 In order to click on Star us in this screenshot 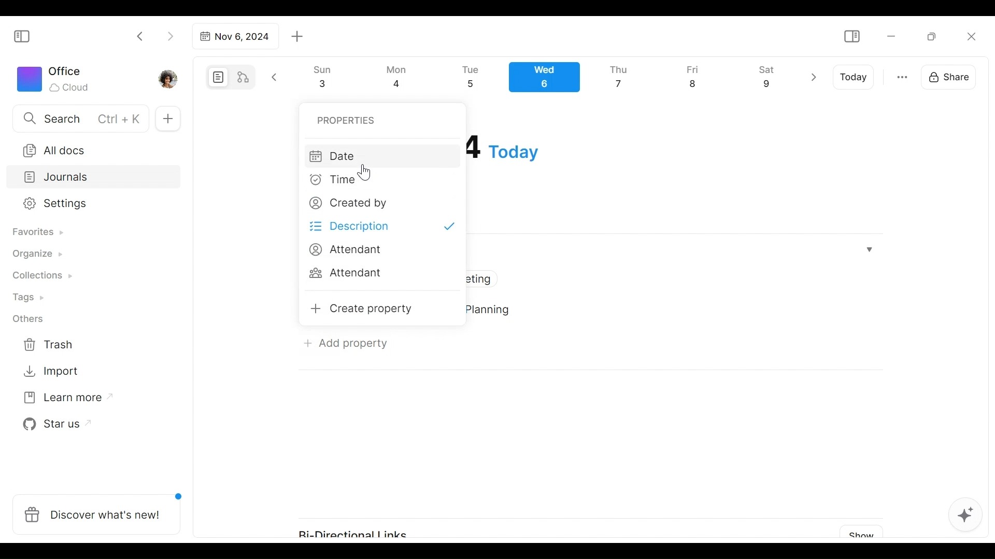, I will do `click(54, 424)`.